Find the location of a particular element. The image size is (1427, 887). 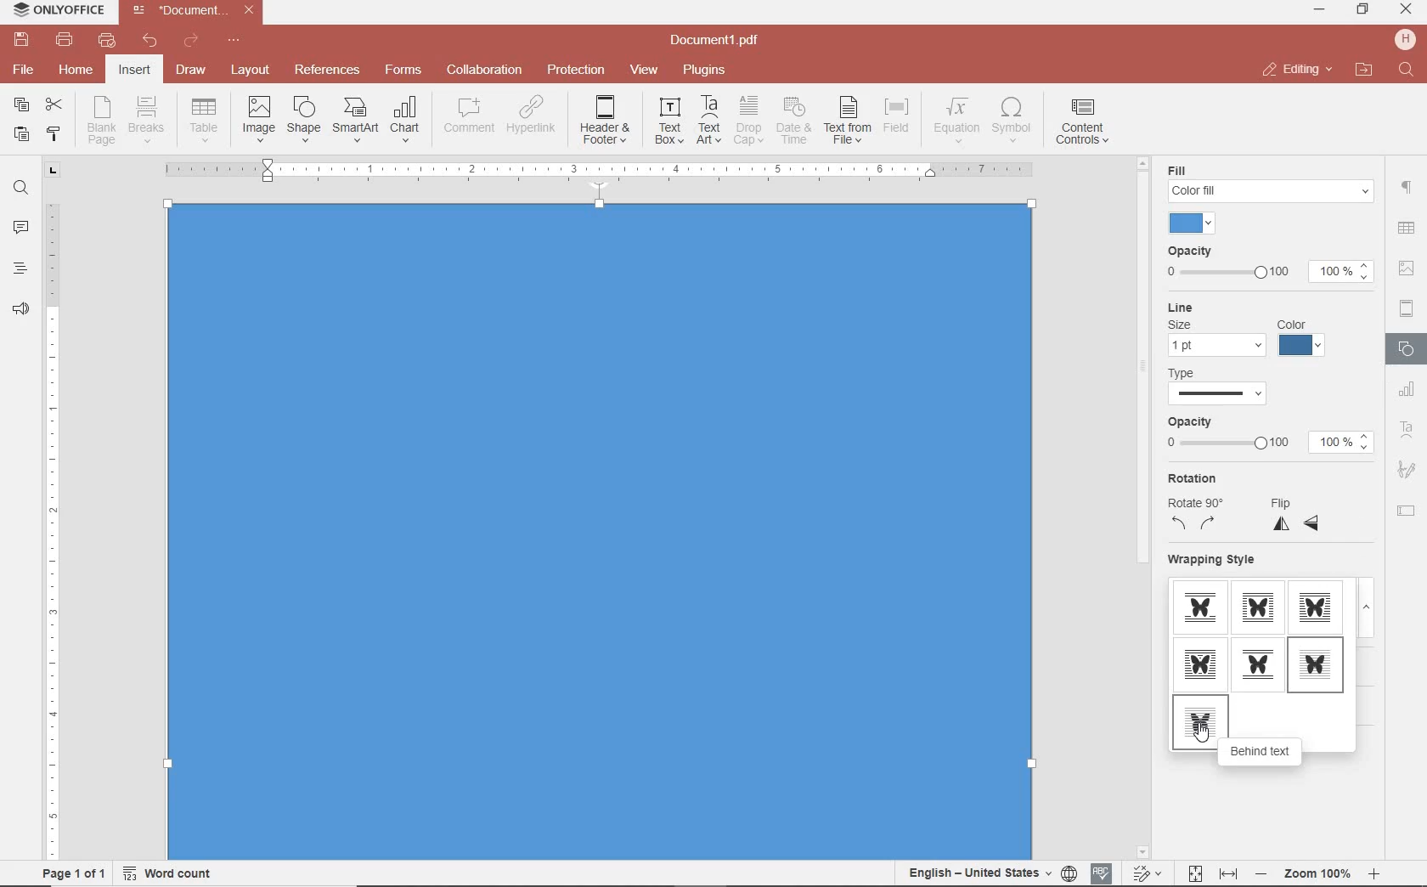

close is located at coordinates (1296, 70).